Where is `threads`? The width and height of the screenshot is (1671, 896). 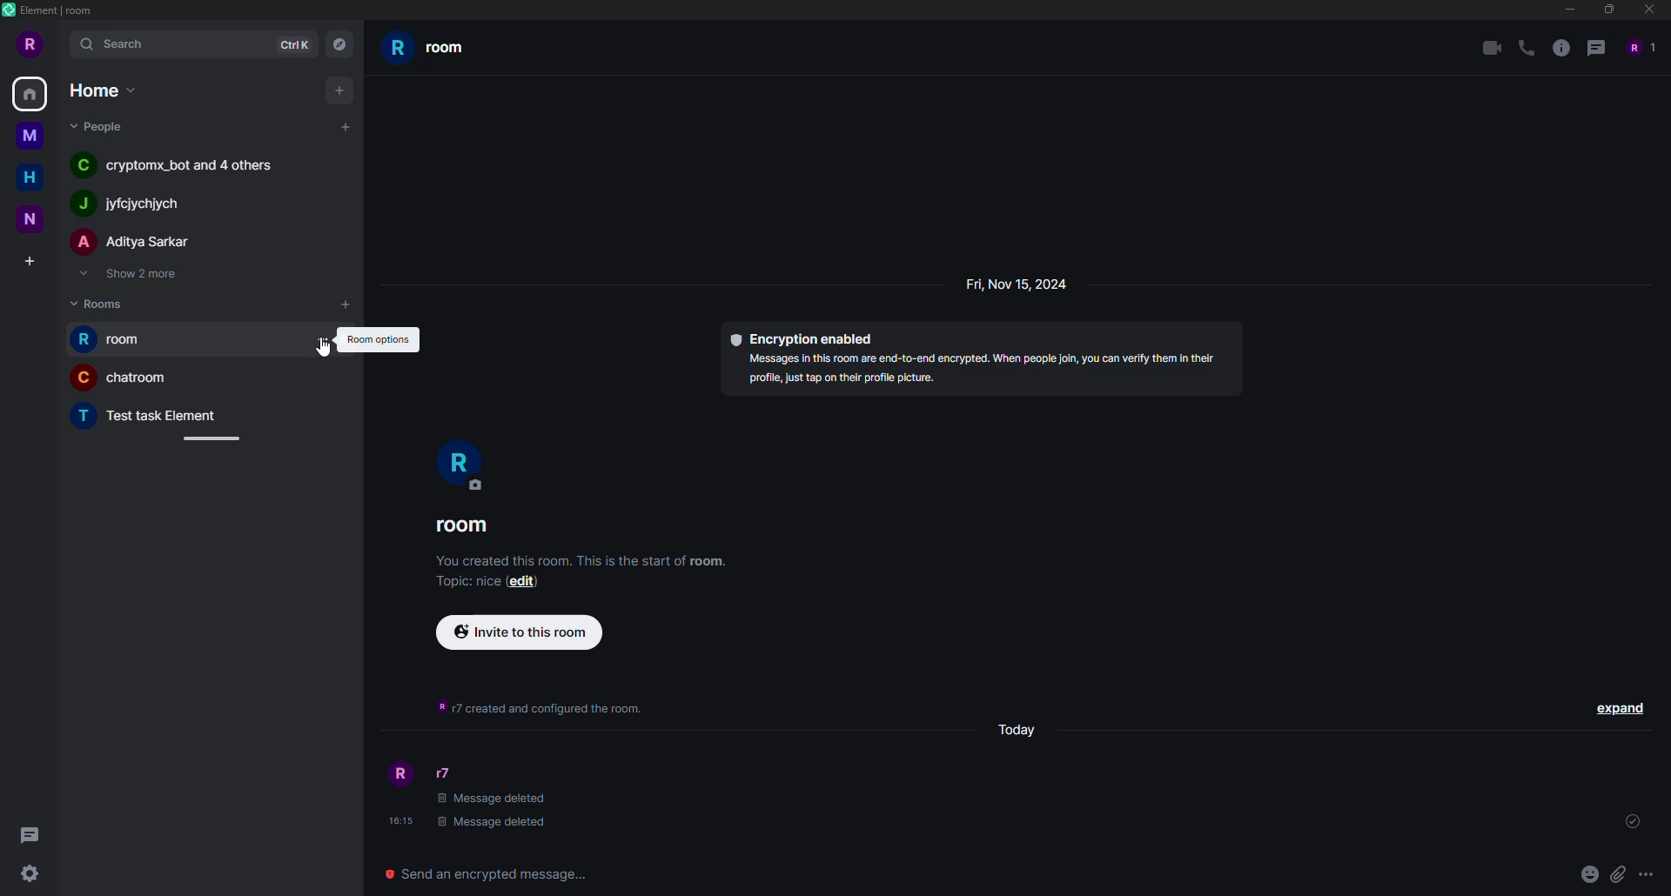
threads is located at coordinates (35, 834).